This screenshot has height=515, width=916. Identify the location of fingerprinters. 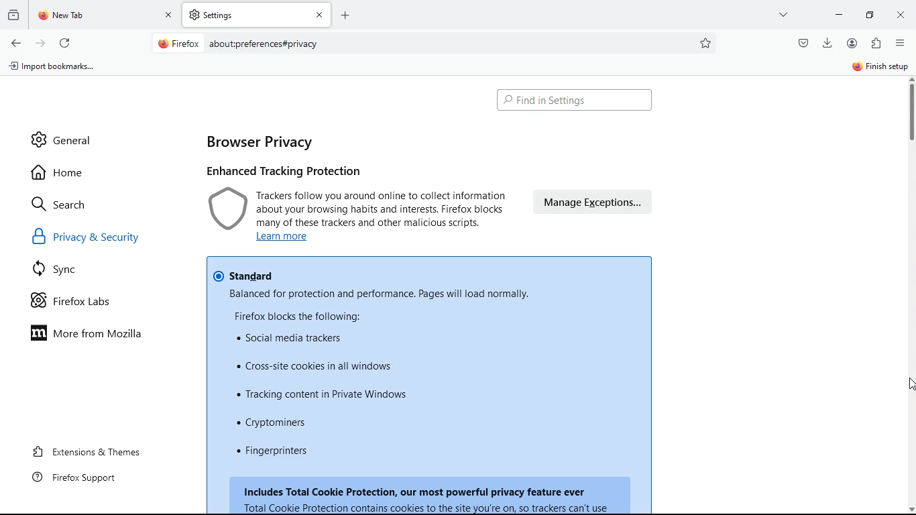
(276, 451).